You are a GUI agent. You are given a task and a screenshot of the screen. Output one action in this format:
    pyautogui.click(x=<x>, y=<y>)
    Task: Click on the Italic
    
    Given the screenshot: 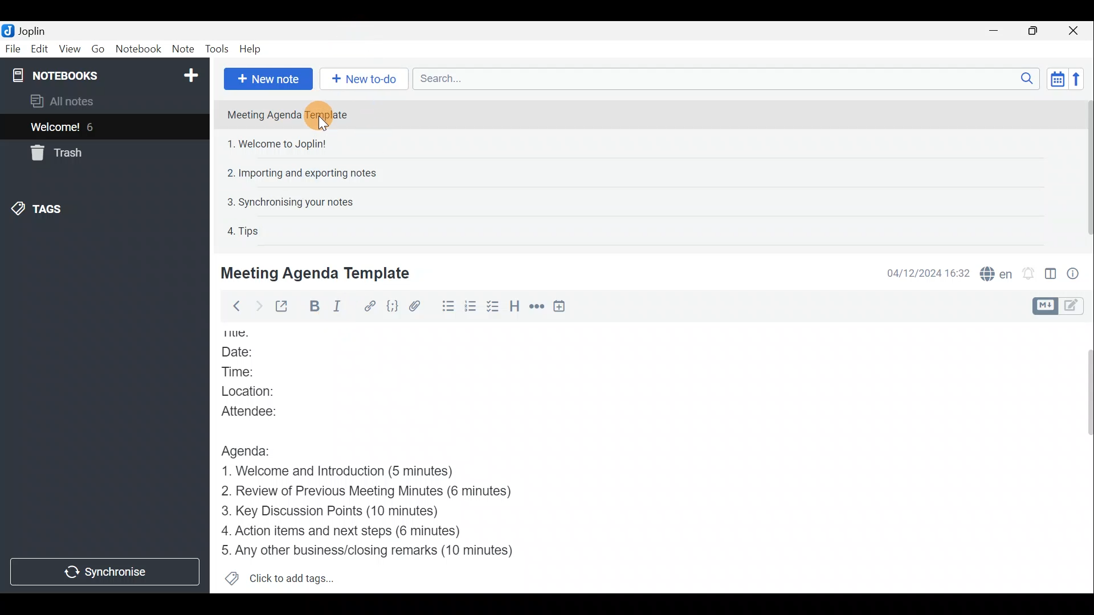 What is the action you would take?
    pyautogui.click(x=343, y=307)
    